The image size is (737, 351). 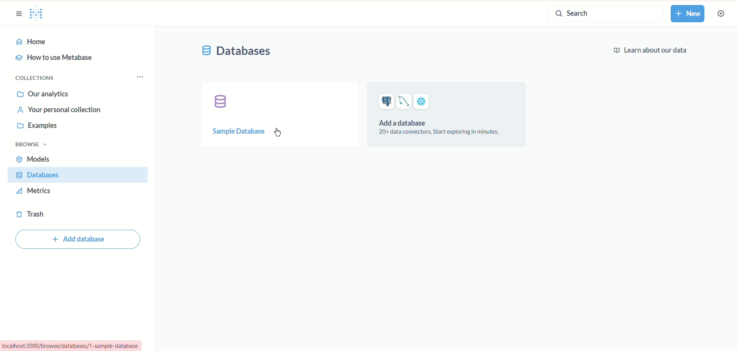 I want to click on Learn about our data, so click(x=652, y=51).